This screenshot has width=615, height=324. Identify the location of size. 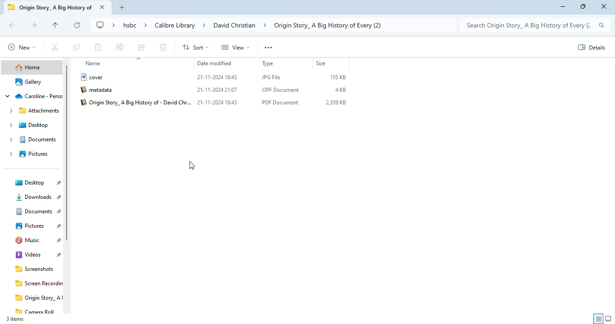
(340, 90).